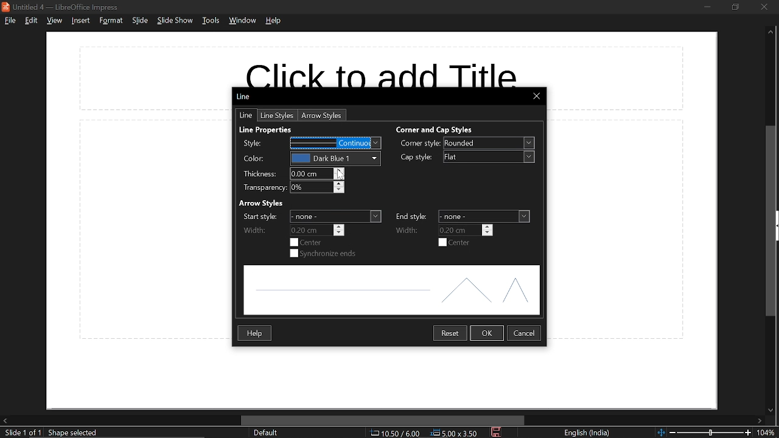 This screenshot has height=438, width=779. Describe the element at coordinates (336, 143) in the screenshot. I see `style` at that location.